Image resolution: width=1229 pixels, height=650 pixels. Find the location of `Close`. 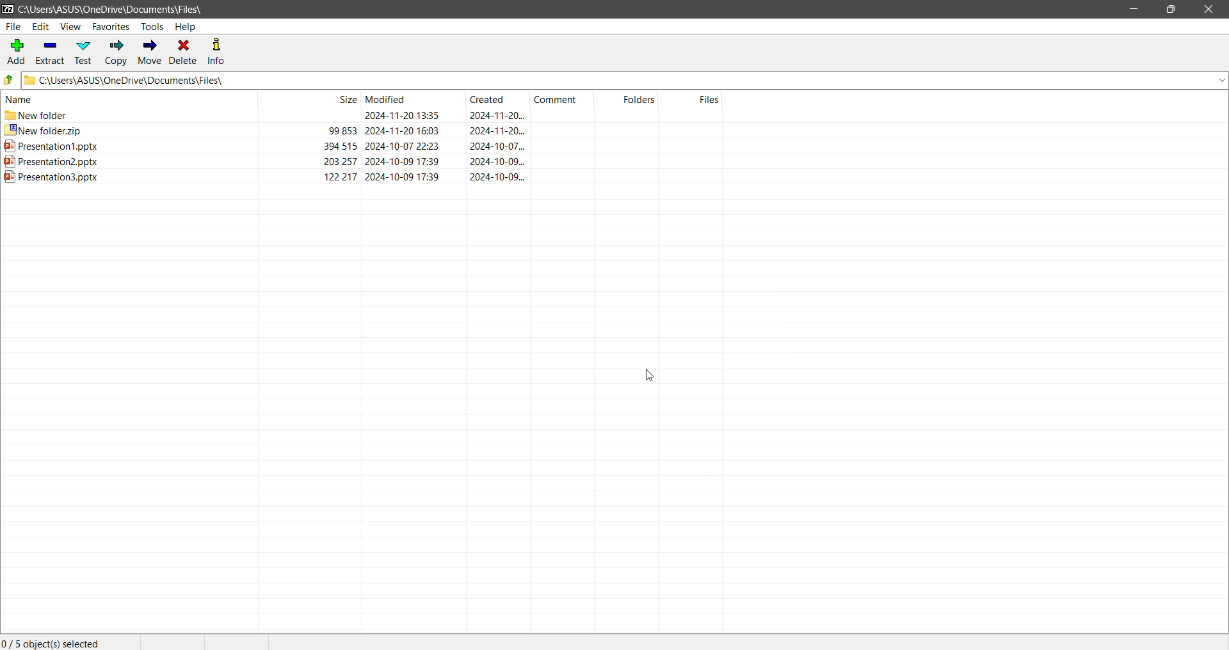

Close is located at coordinates (1208, 10).